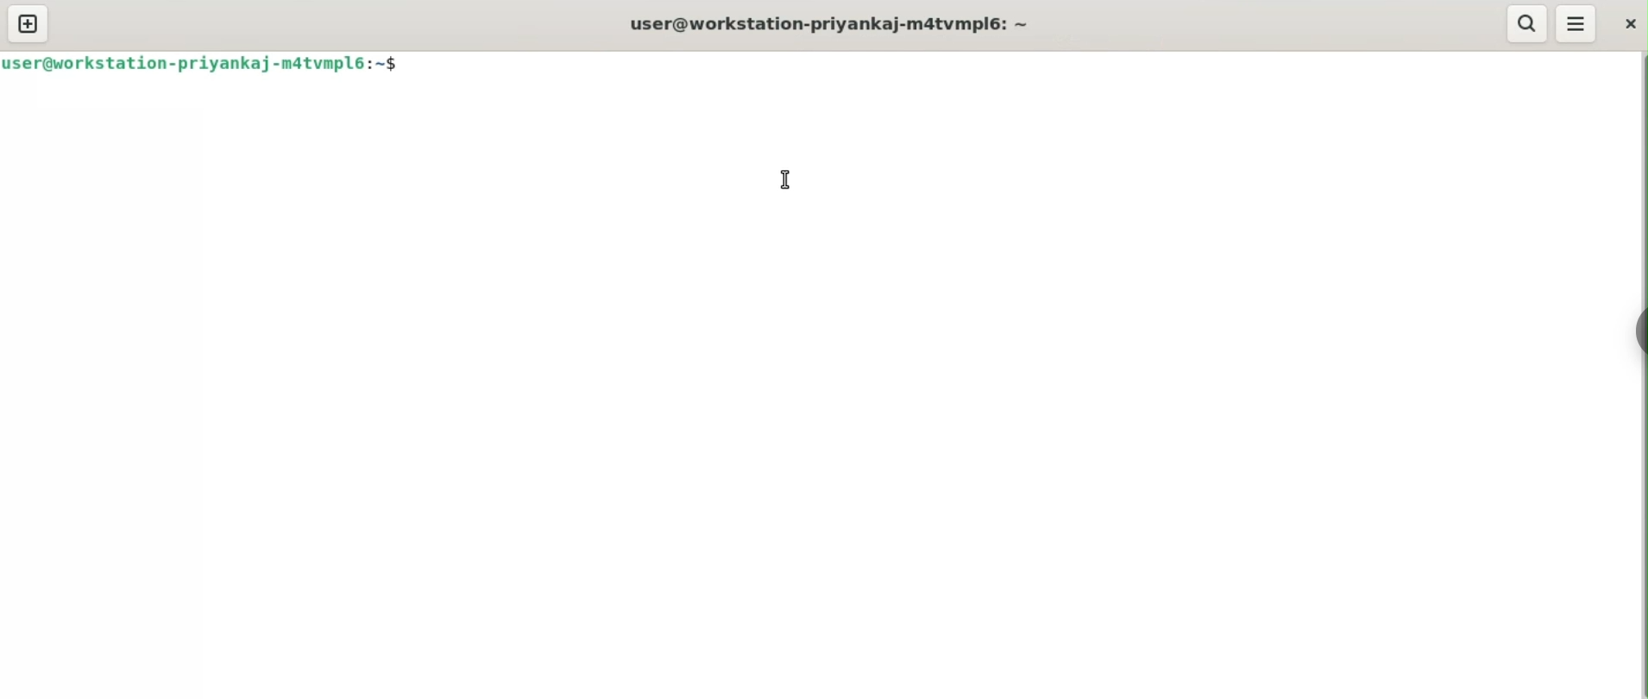  I want to click on search, so click(1527, 23).